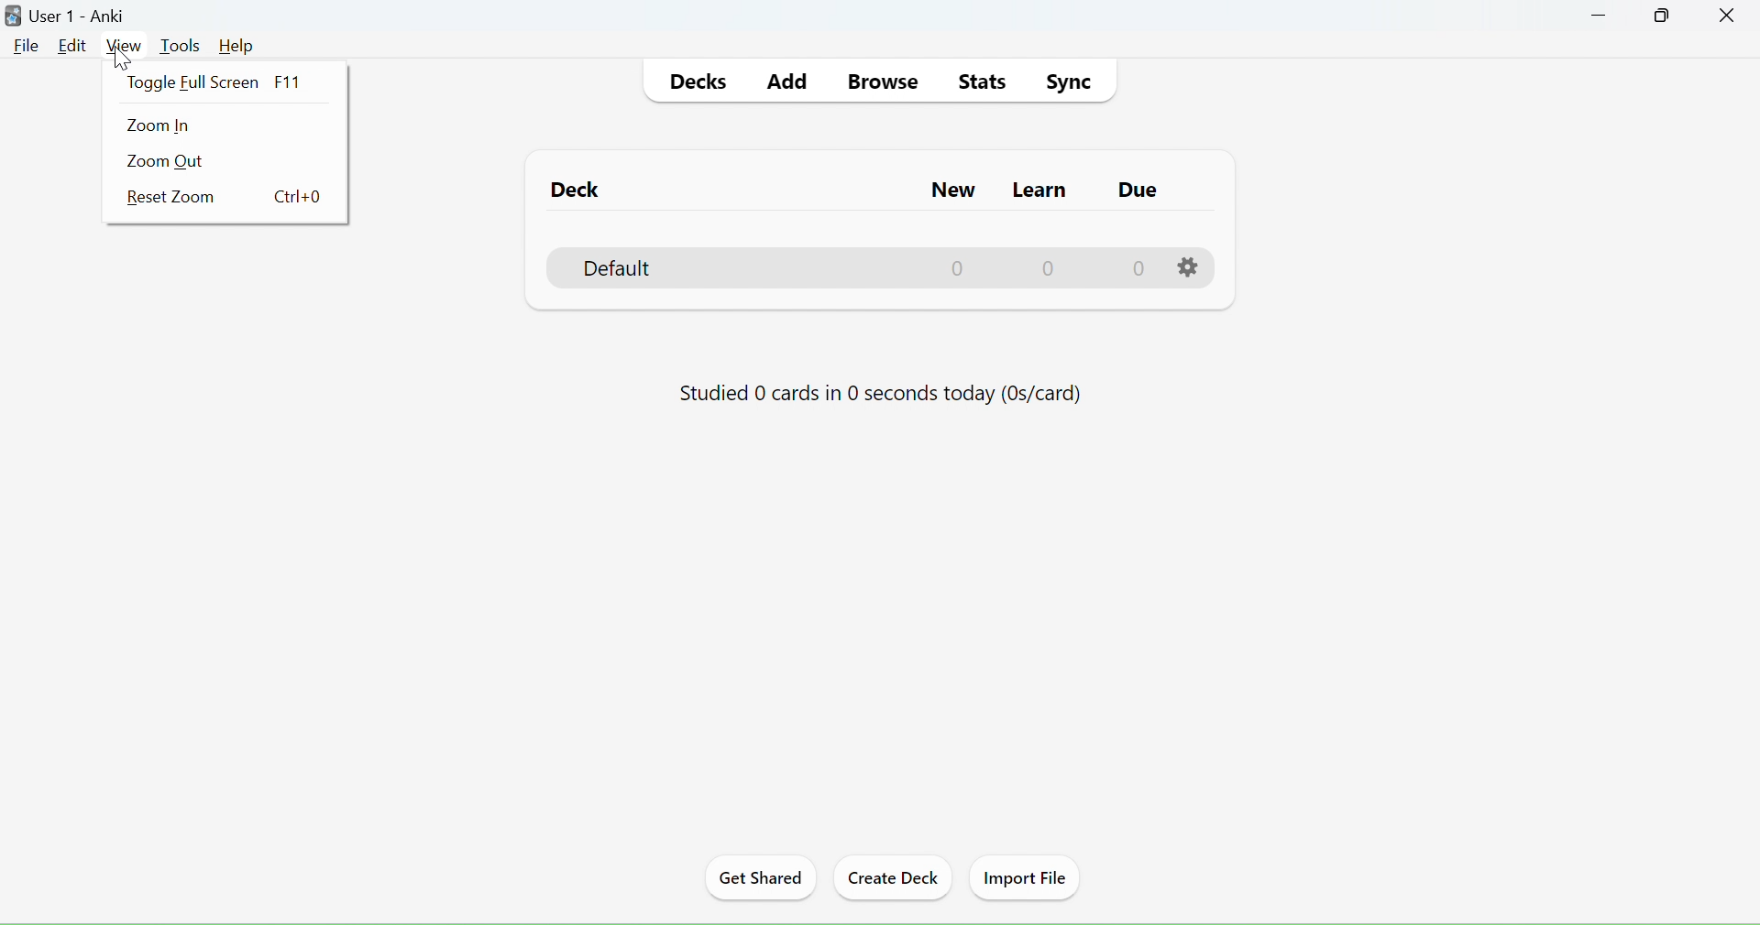  I want to click on Cursor, so click(123, 58).